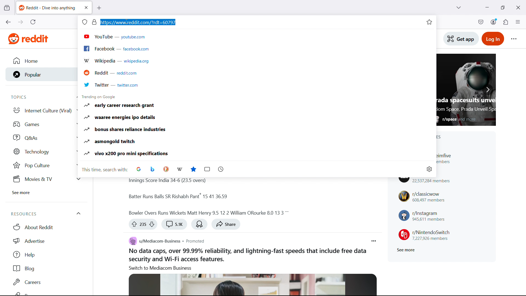 Image resolution: width=526 pixels, height=296 pixels. What do you see at coordinates (208, 169) in the screenshot?
I see `tabs` at bounding box center [208, 169].